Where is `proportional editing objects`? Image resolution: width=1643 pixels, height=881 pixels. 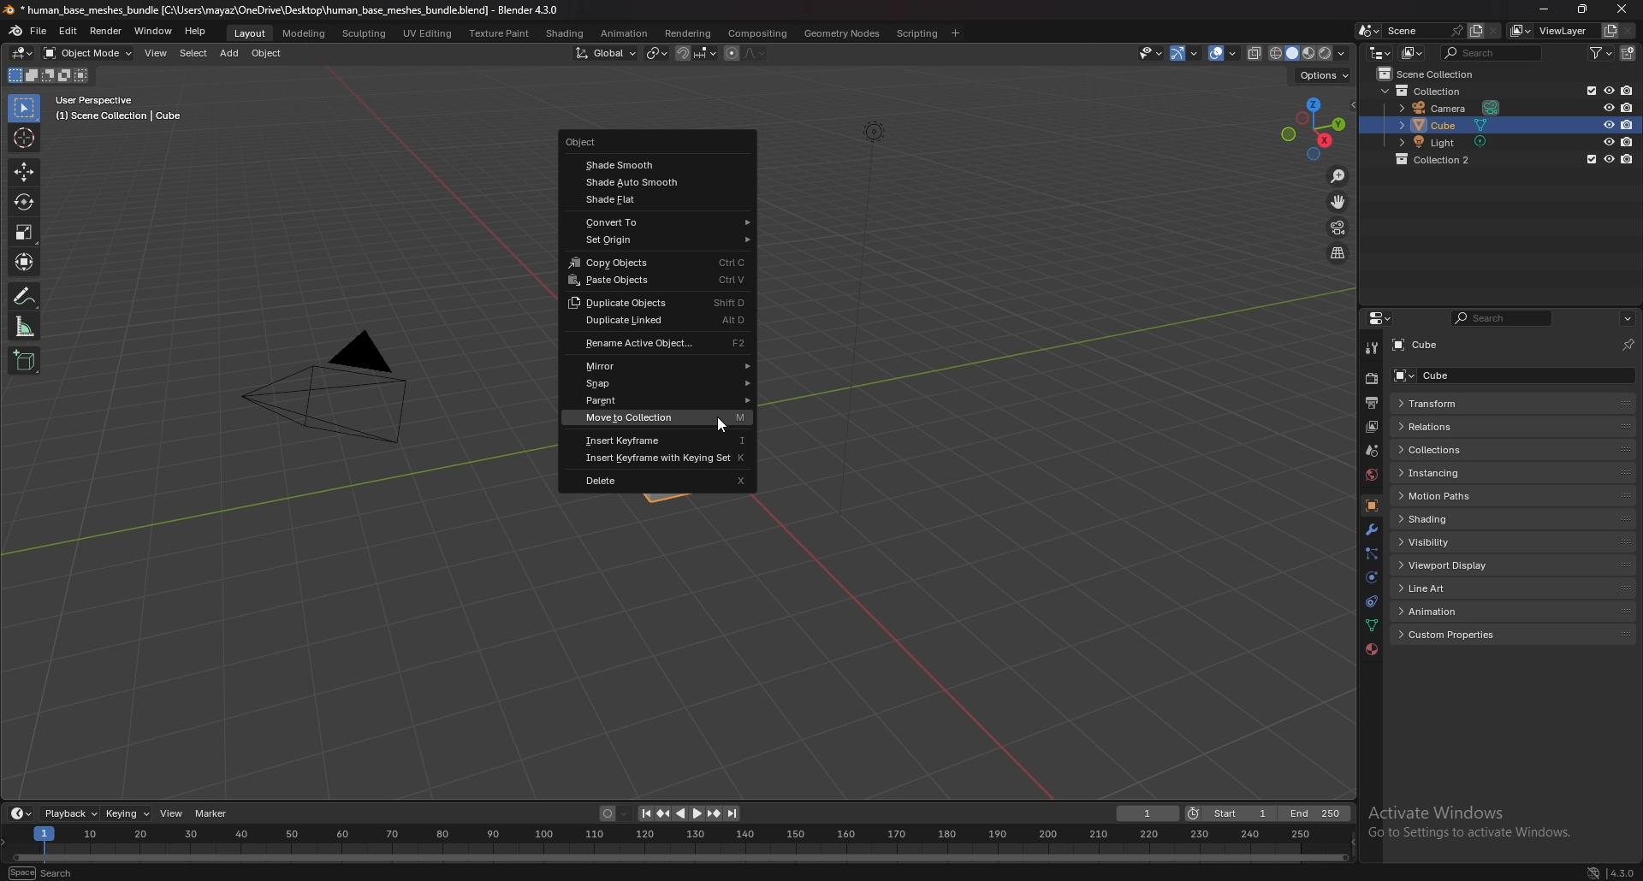 proportional editing objects is located at coordinates (746, 54).